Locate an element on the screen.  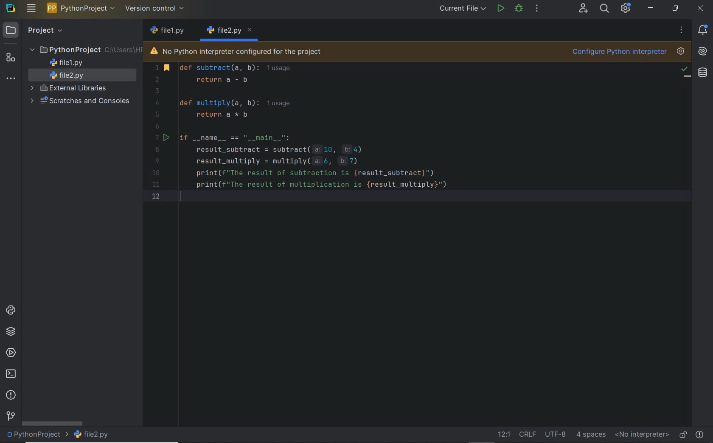
file name 1 is located at coordinates (223, 31).